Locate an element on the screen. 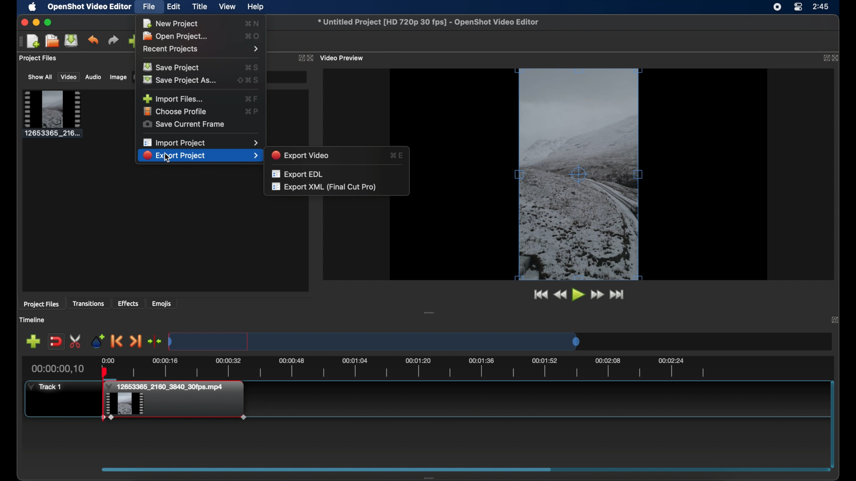 Image resolution: width=856 pixels, height=481 pixels. clip is located at coordinates (175, 408).